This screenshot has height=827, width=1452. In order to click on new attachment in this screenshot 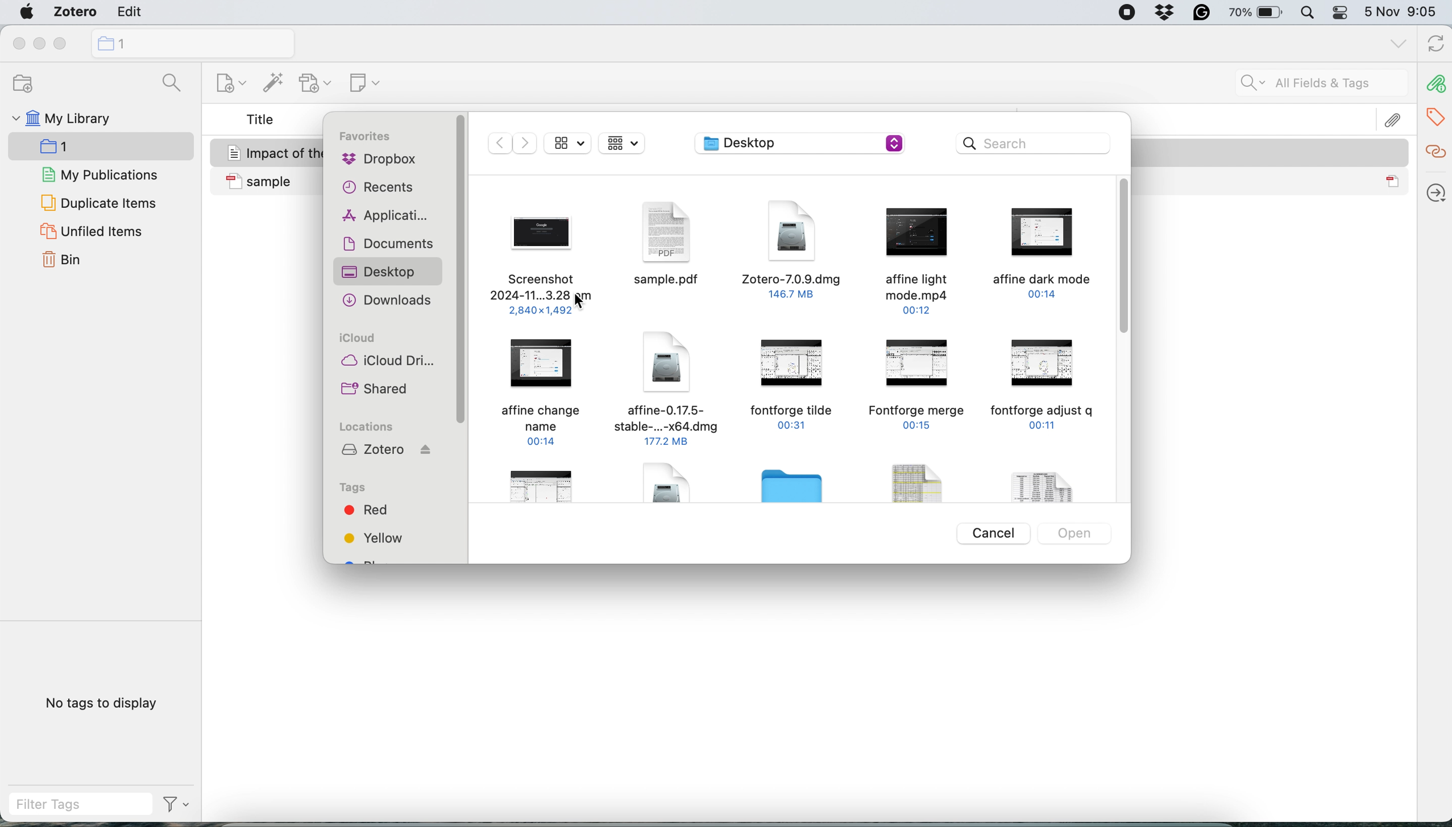, I will do `click(317, 83)`.